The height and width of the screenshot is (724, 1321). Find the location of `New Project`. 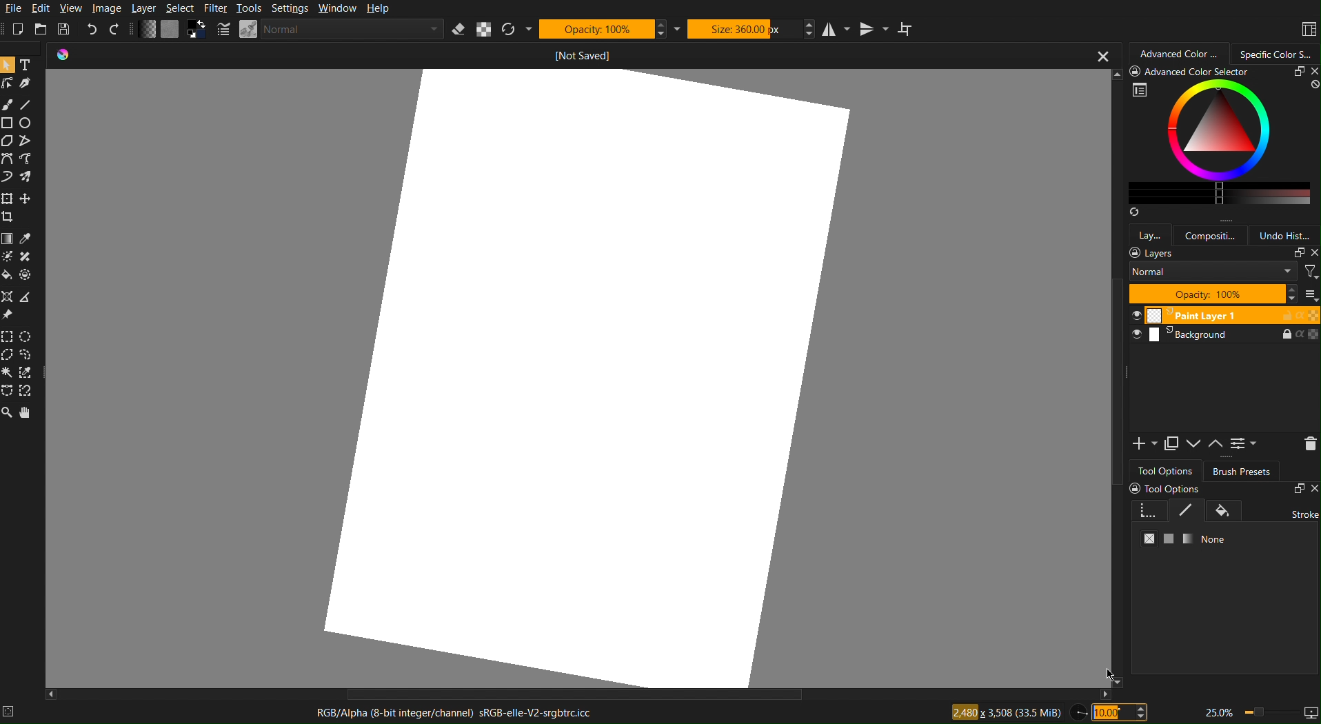

New Project is located at coordinates (17, 29).